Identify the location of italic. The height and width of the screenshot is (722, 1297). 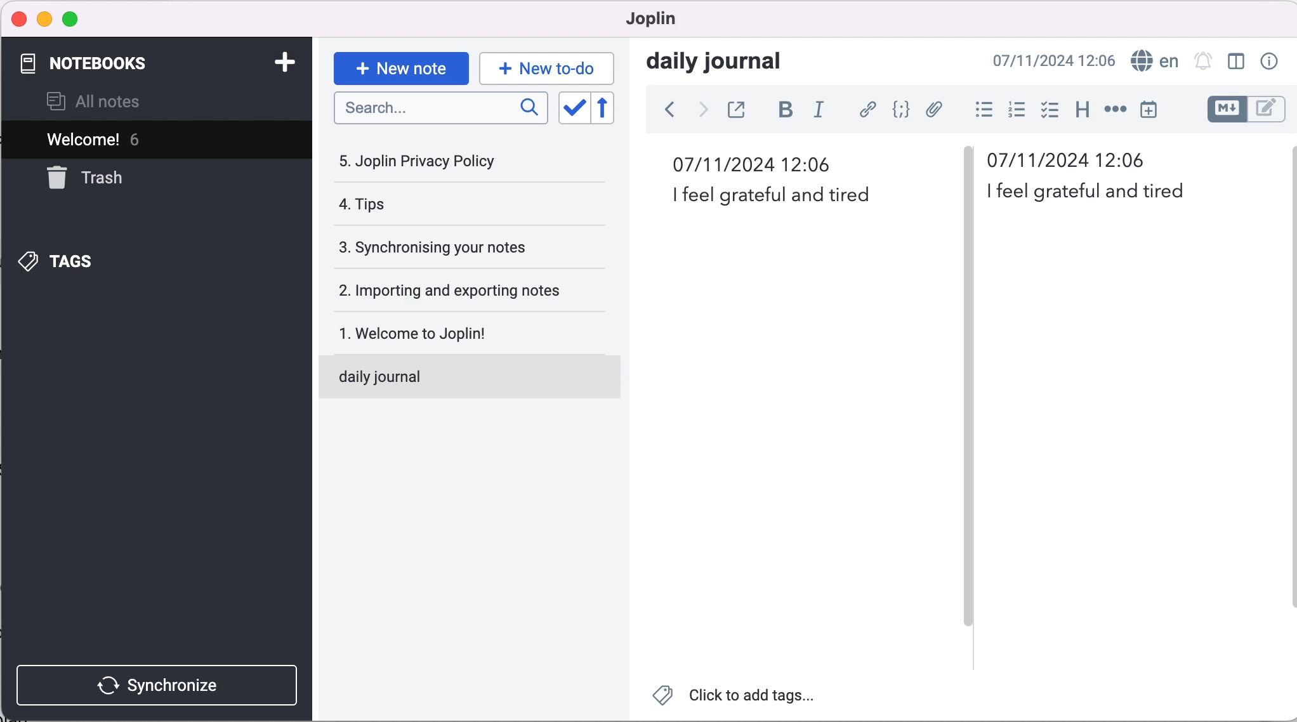
(820, 109).